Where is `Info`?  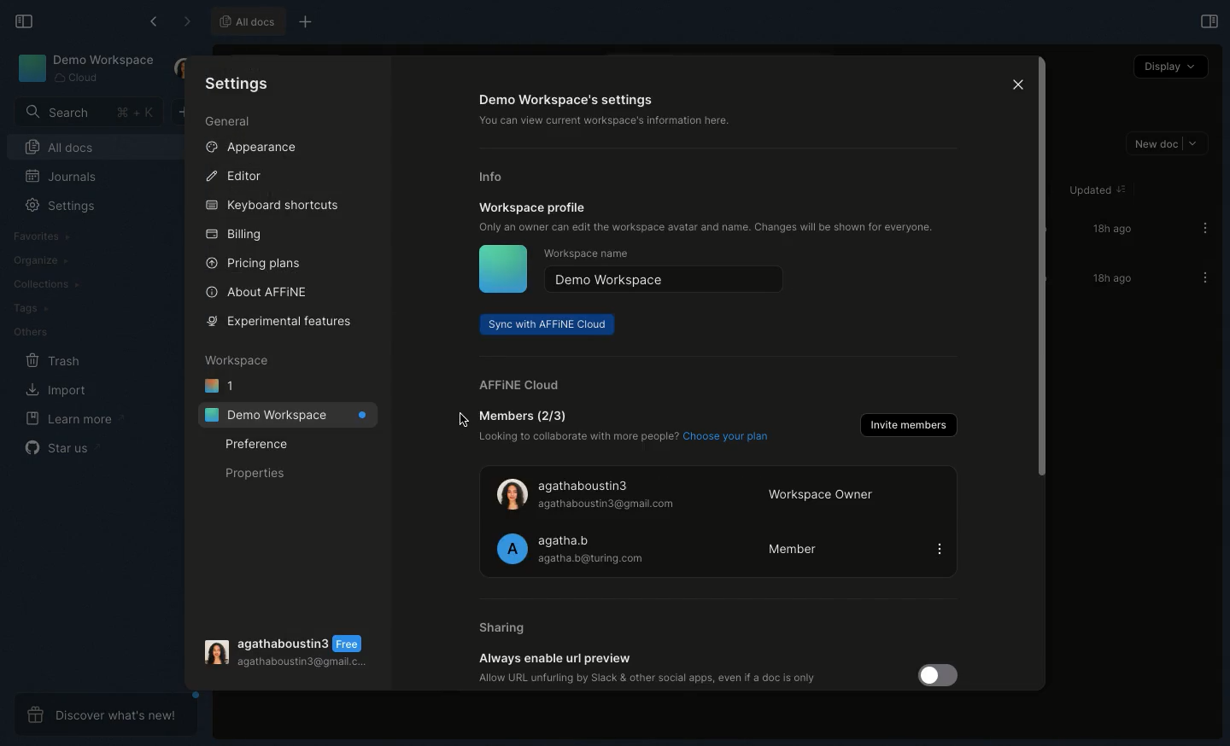 Info is located at coordinates (498, 176).